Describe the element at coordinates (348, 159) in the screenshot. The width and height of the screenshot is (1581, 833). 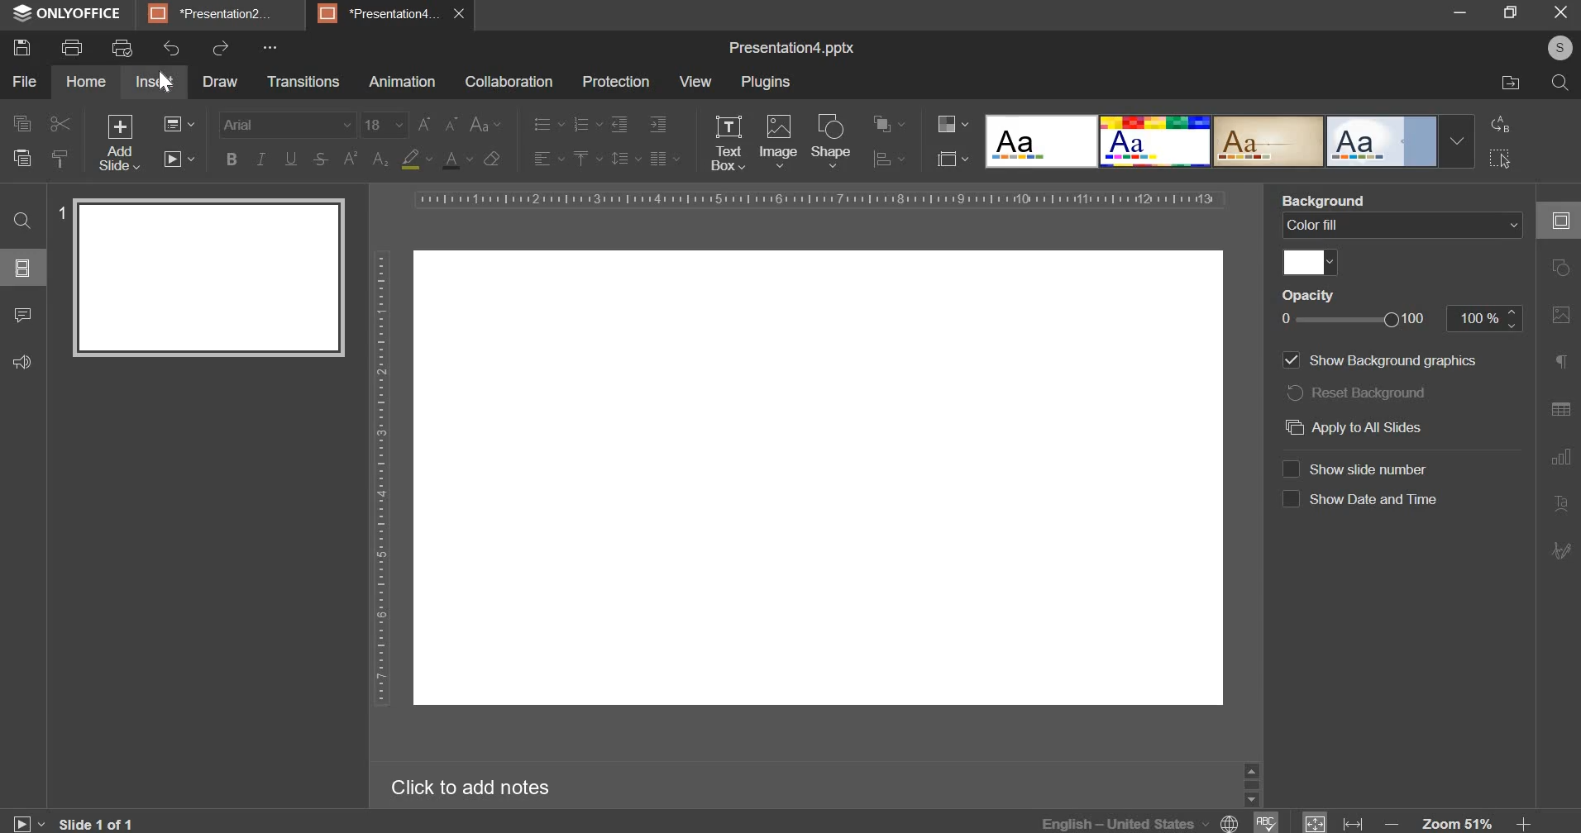
I see `superscript` at that location.